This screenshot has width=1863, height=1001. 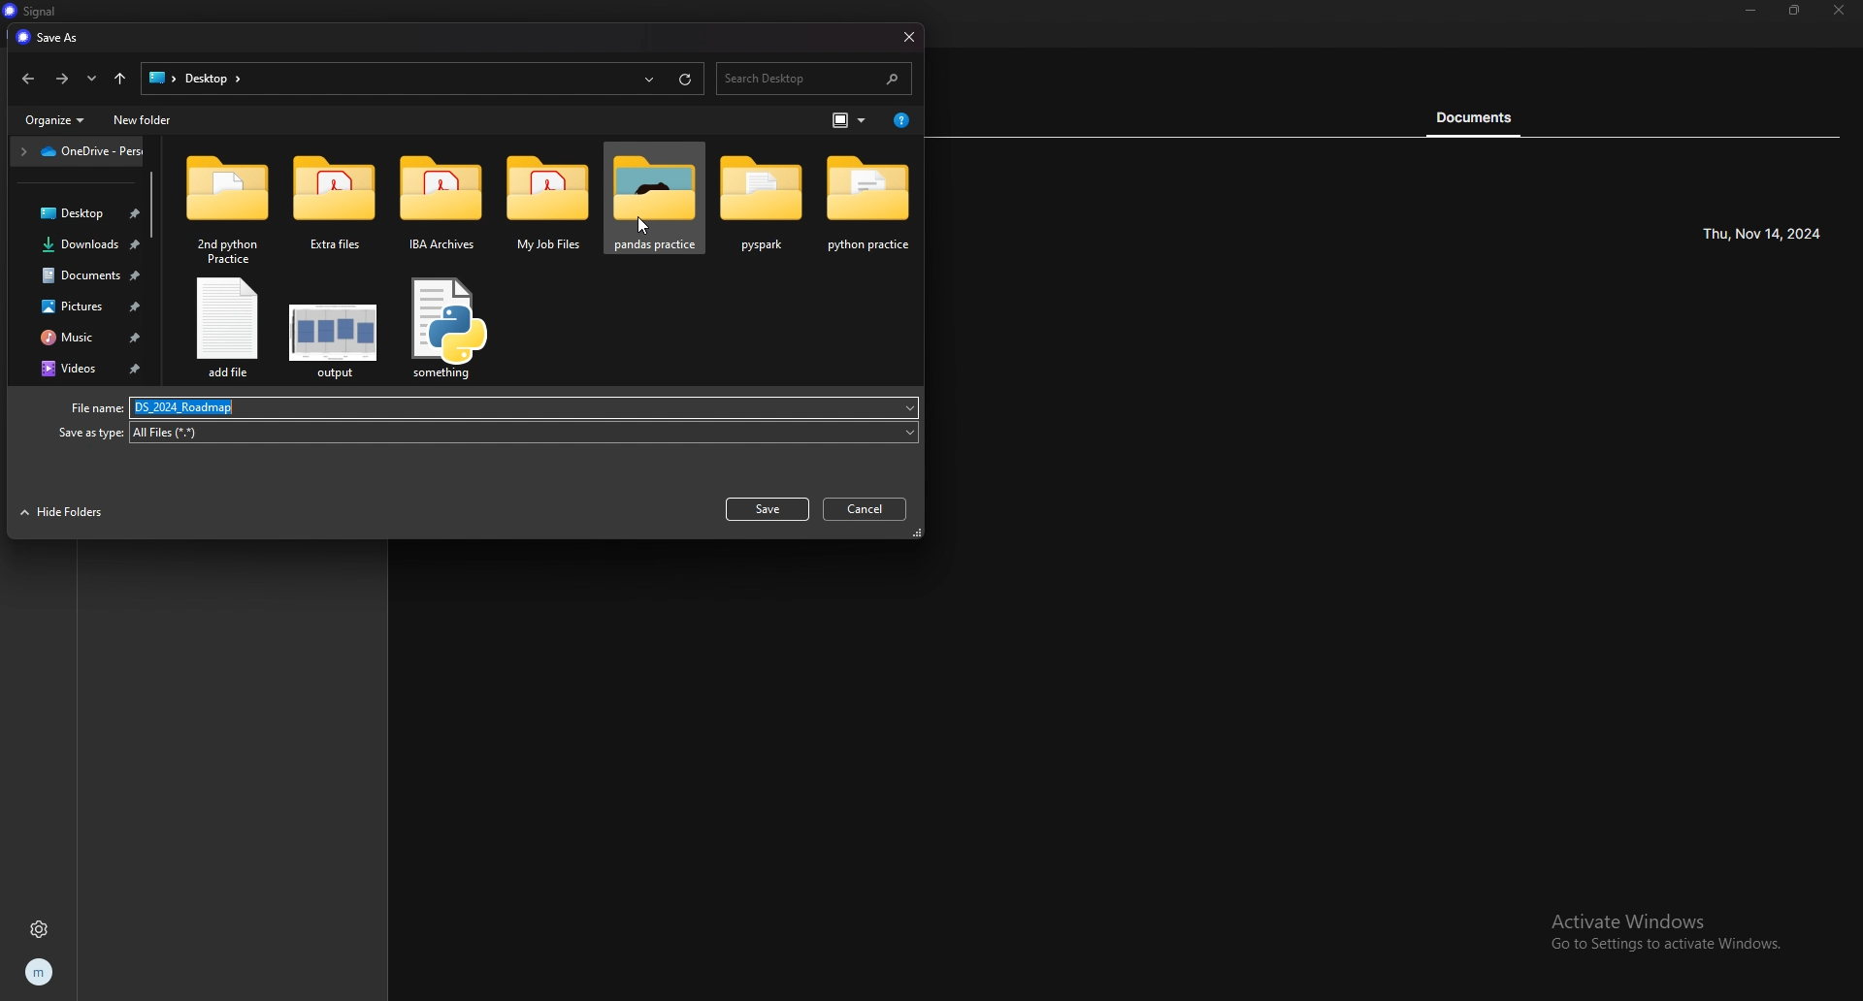 What do you see at coordinates (489, 407) in the screenshot?
I see `file name` at bounding box center [489, 407].